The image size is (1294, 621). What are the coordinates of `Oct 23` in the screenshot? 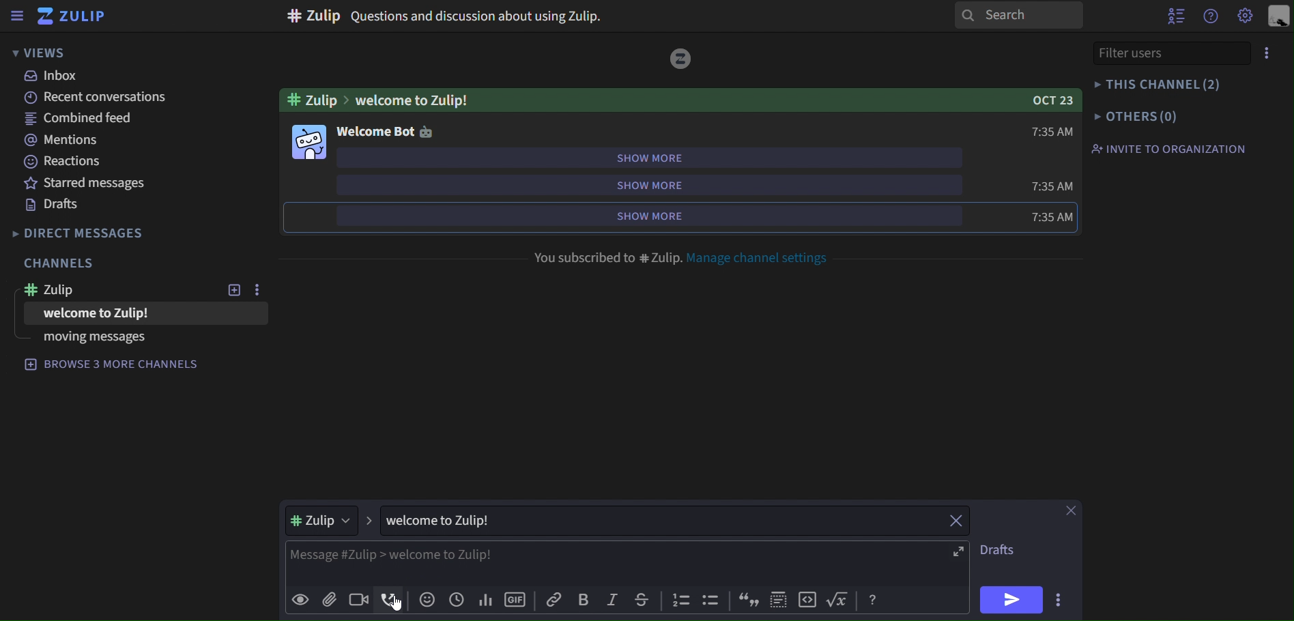 It's located at (1044, 98).